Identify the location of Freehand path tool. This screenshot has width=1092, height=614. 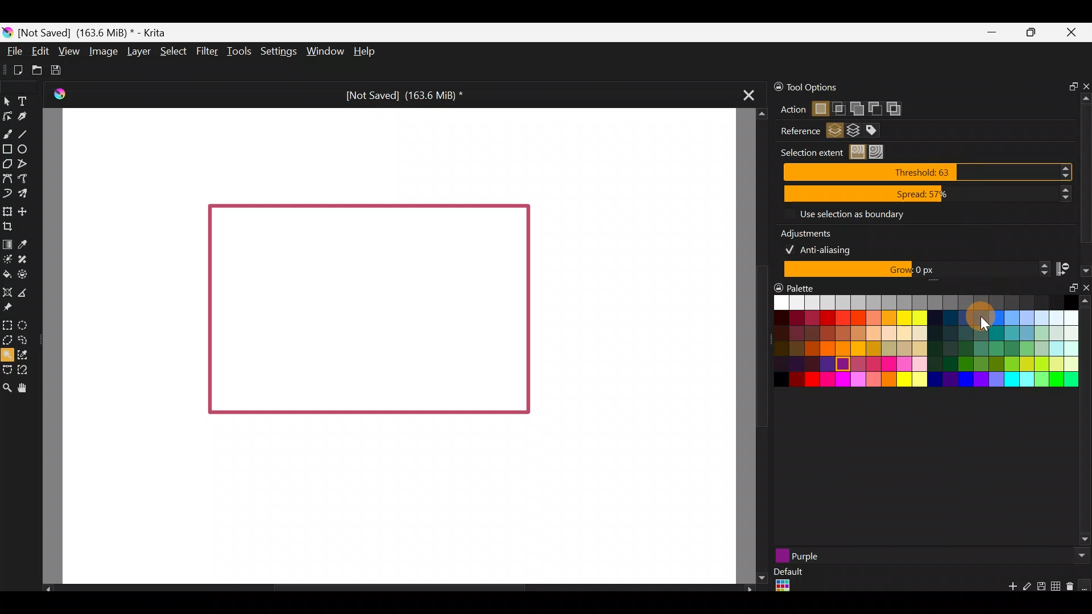
(26, 177).